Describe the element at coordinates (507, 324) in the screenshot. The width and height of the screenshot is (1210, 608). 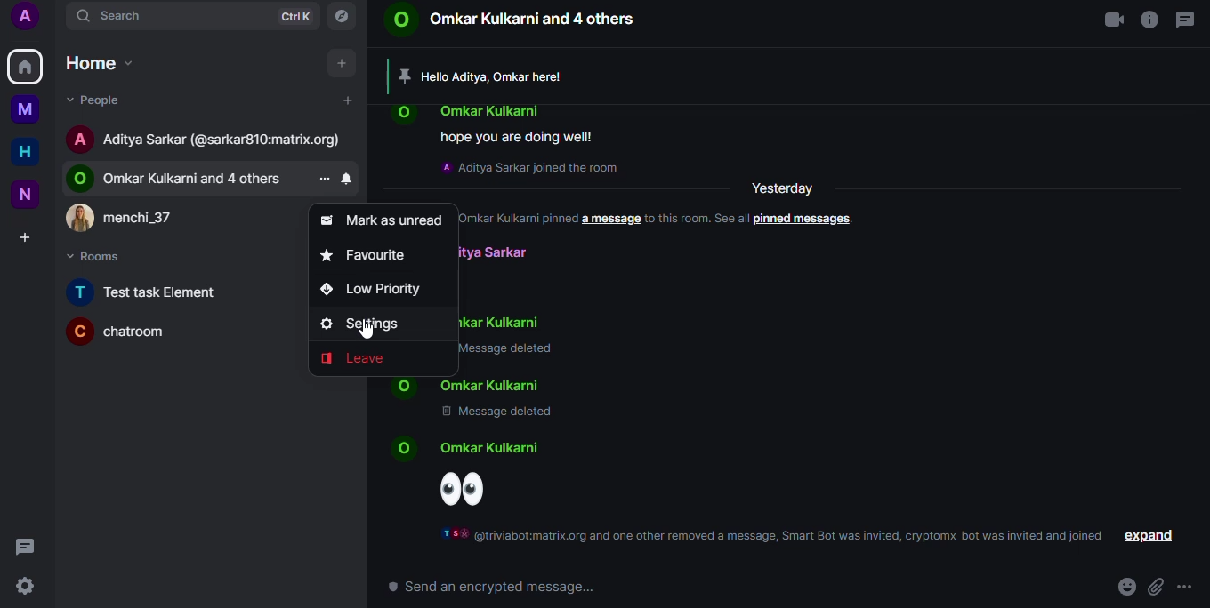
I see `O  Omkar Kulkarni` at that location.